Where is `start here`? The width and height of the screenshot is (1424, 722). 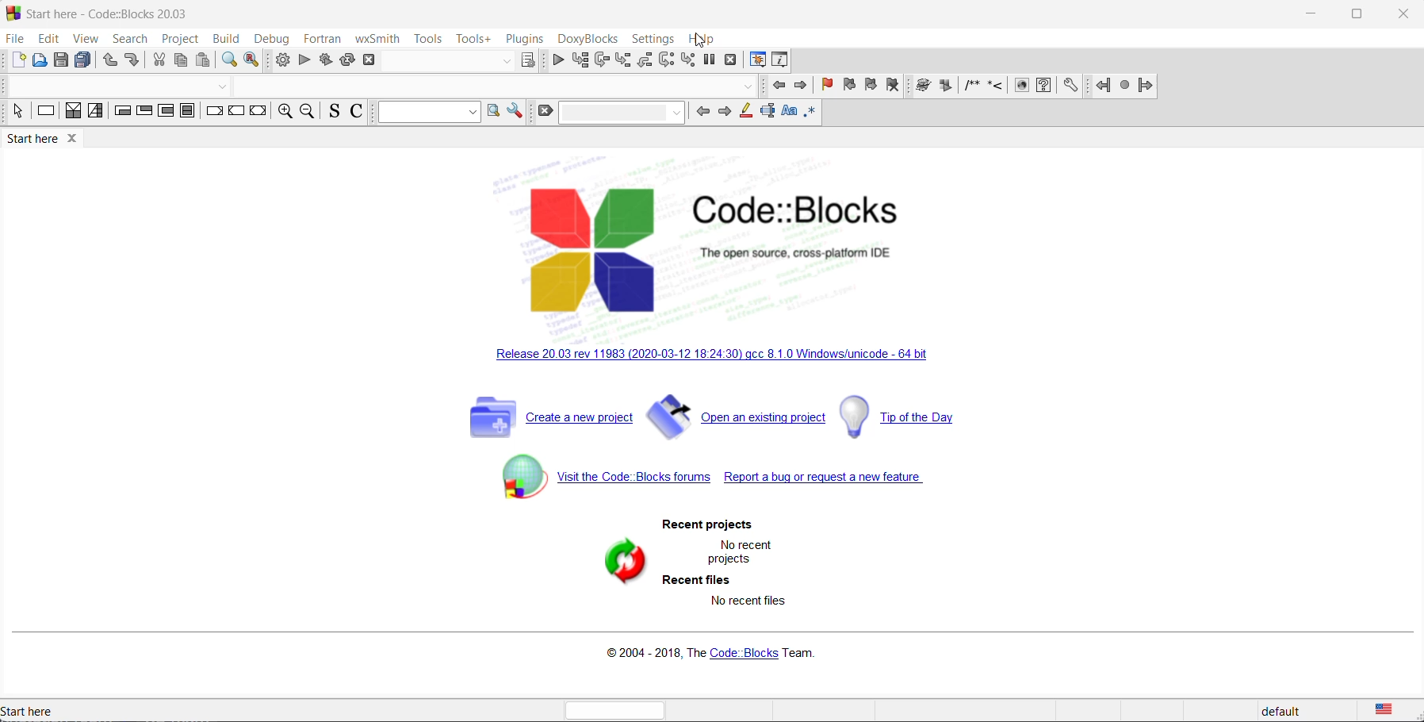 start here is located at coordinates (37, 709).